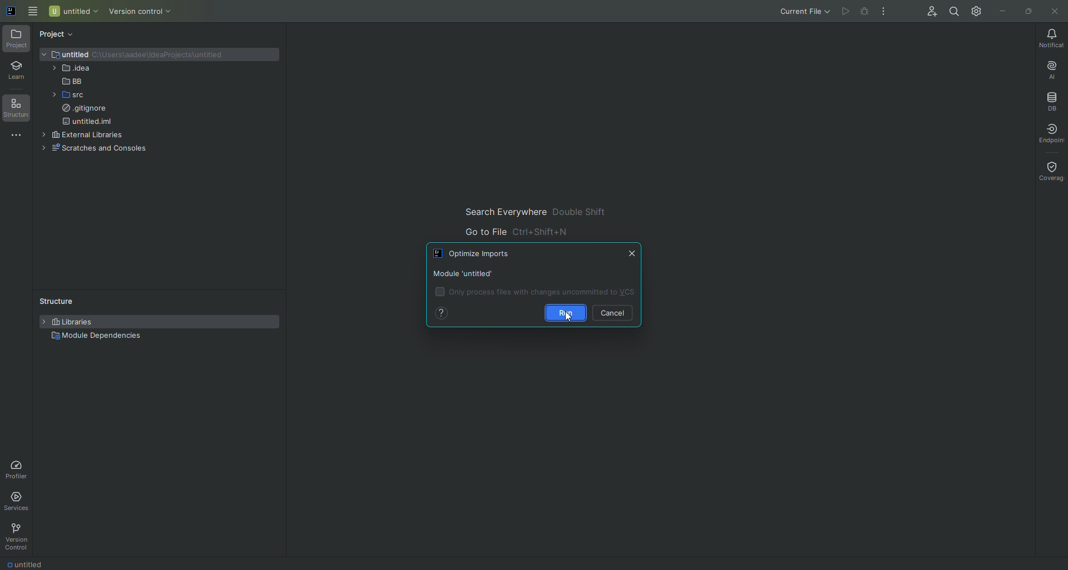 The width and height of the screenshot is (1068, 570). I want to click on More Tools, so click(14, 139).